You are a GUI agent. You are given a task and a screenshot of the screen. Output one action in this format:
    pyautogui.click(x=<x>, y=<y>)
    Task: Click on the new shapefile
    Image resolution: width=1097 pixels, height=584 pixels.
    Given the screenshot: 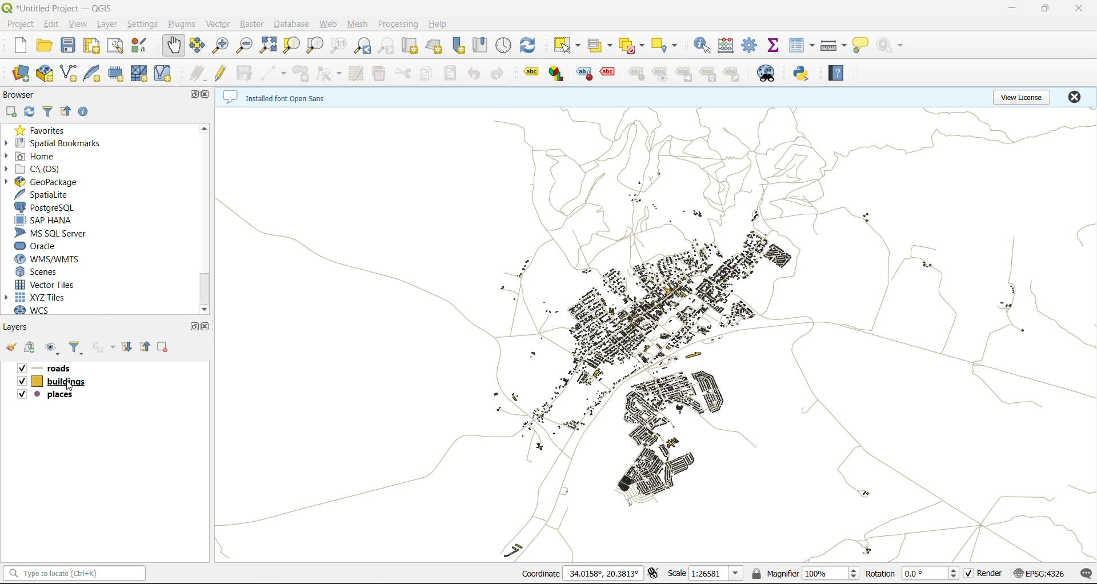 What is the action you would take?
    pyautogui.click(x=69, y=73)
    